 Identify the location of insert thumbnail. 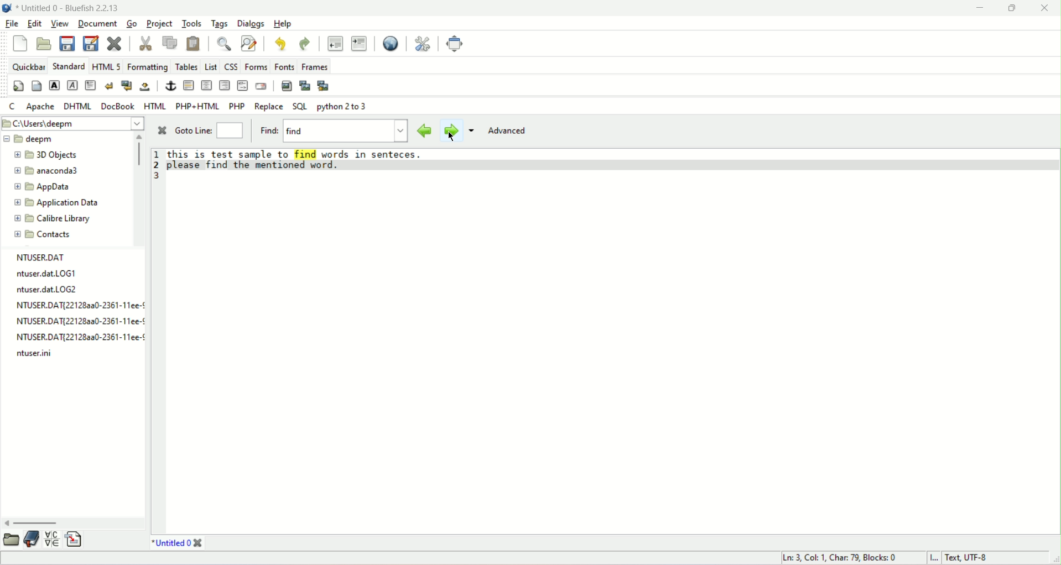
(304, 86).